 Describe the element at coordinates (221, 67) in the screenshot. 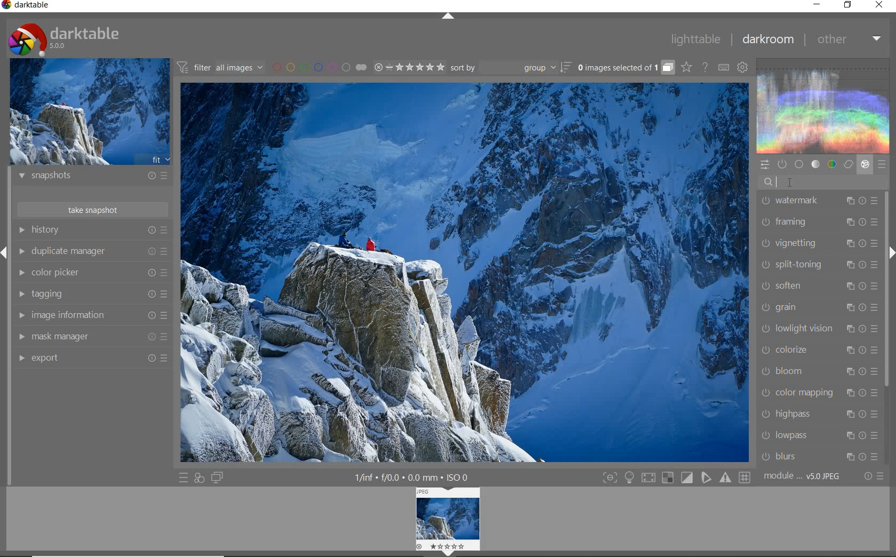

I see `filter all images by module order` at that location.